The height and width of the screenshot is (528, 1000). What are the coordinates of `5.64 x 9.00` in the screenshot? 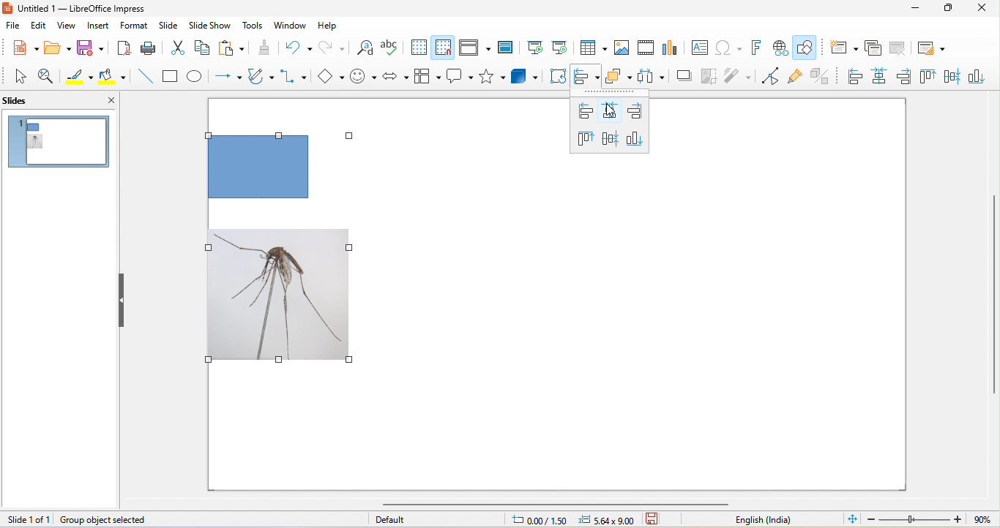 It's located at (609, 521).